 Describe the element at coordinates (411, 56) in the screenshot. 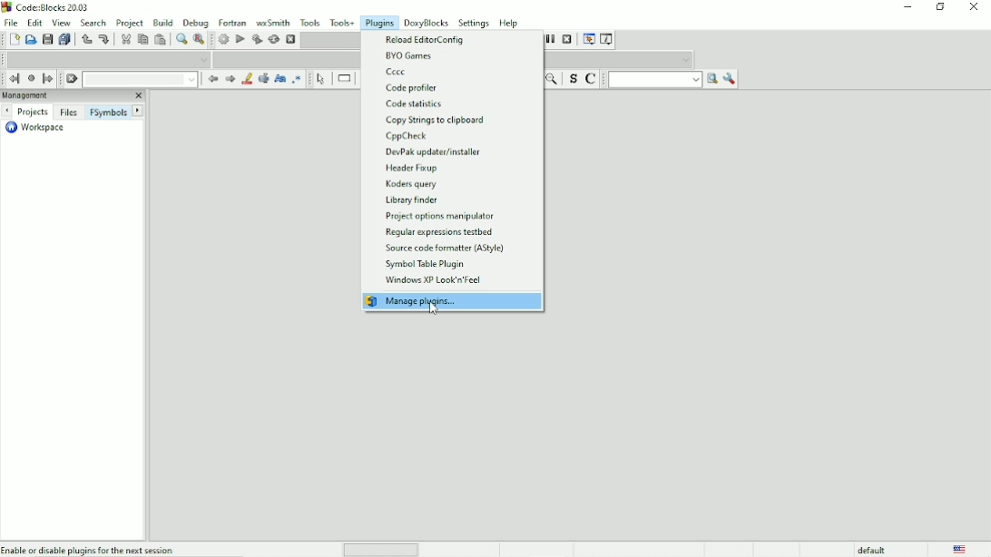

I see `BYO Games` at that location.